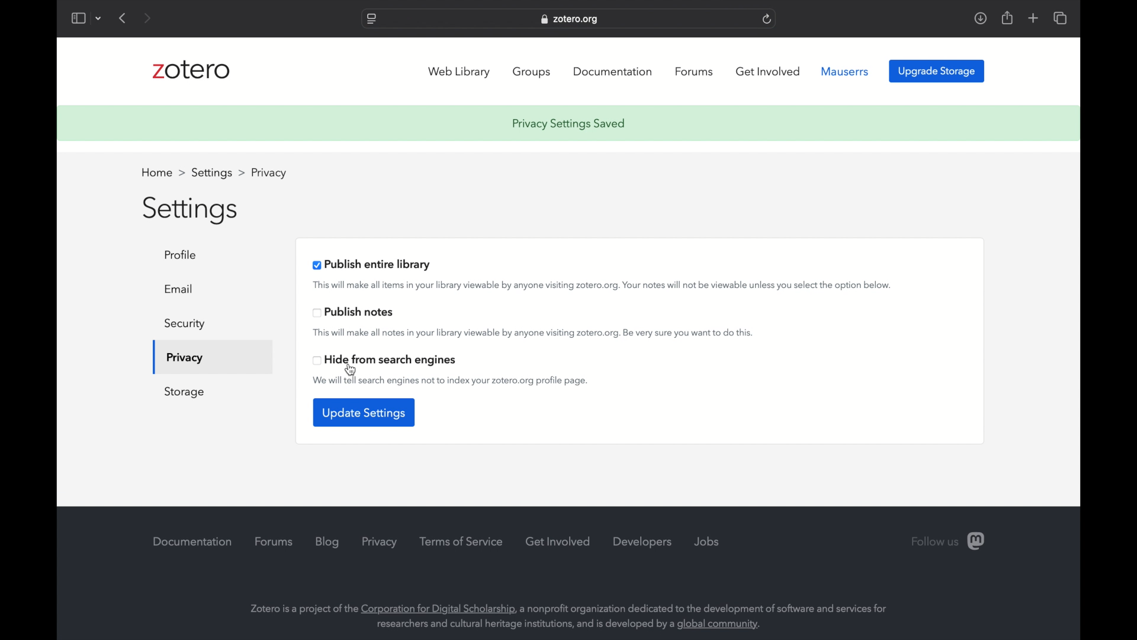  Describe the element at coordinates (601, 286) in the screenshot. I see `This will make all items in your library viewable` at that location.